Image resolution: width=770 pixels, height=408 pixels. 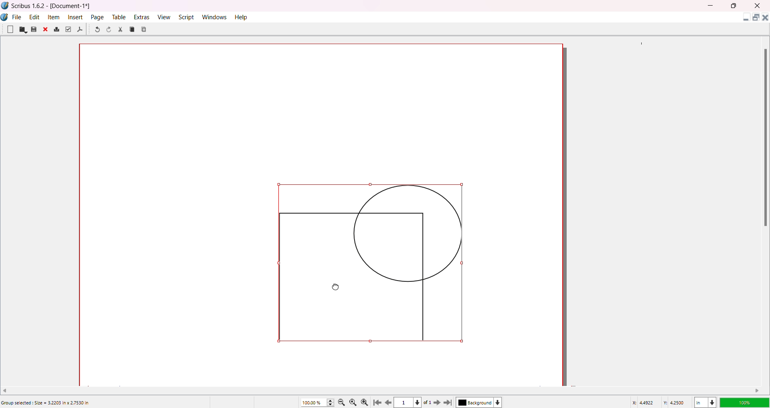 What do you see at coordinates (8, 390) in the screenshot?
I see `Move Left` at bounding box center [8, 390].